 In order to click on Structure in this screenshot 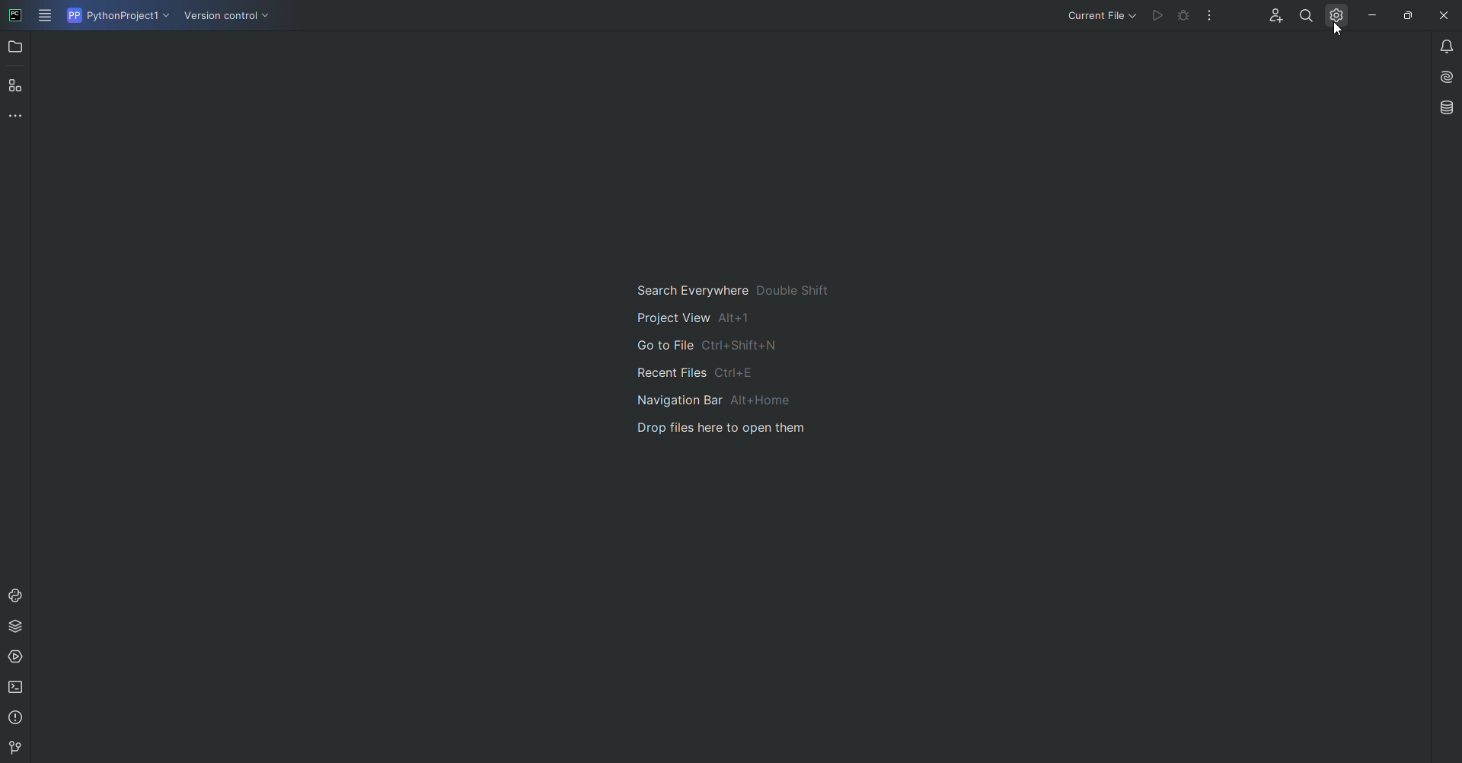, I will do `click(17, 85)`.